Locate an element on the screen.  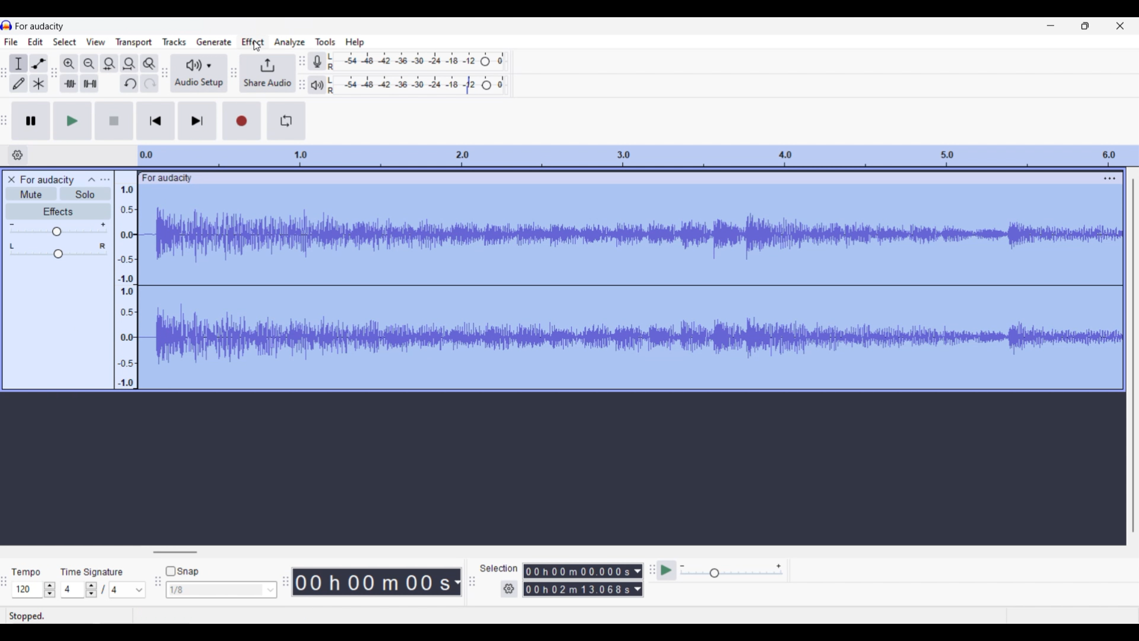
Record/Record new track is located at coordinates (241, 121).